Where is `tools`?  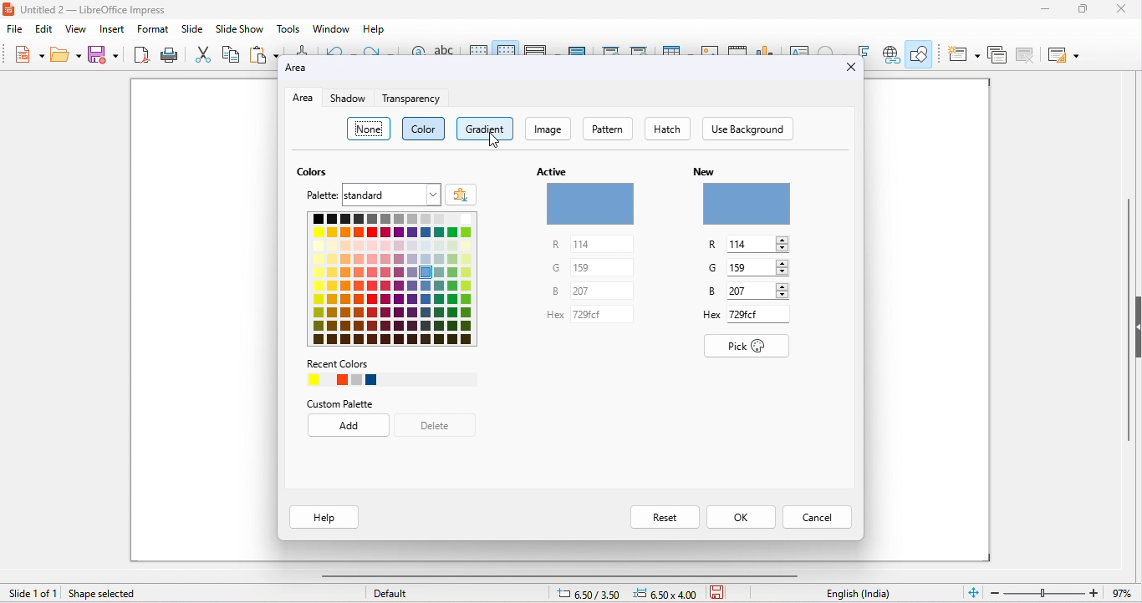
tools is located at coordinates (288, 28).